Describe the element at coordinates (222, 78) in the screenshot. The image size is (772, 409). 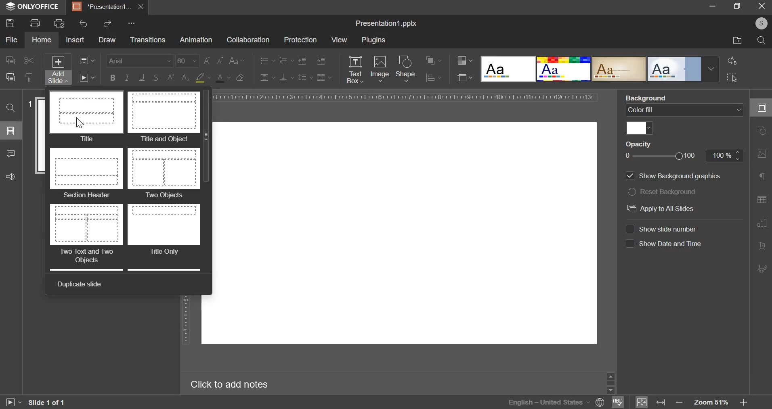
I see `text color` at that location.